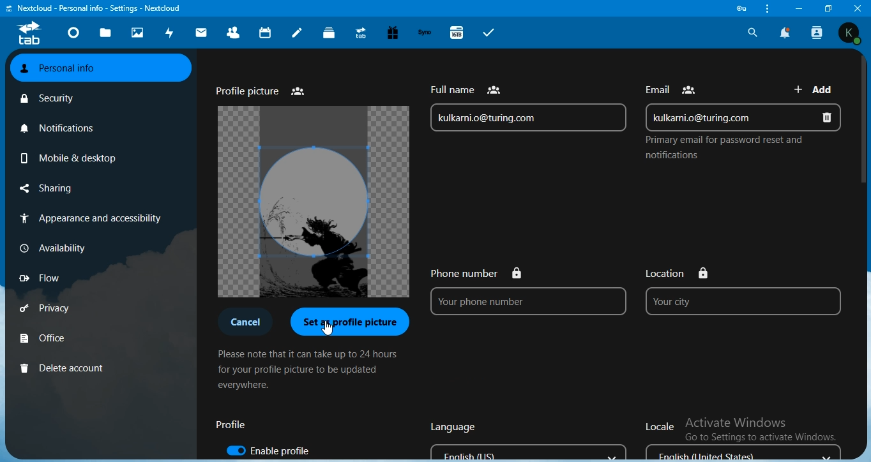 This screenshot has width=871, height=462. Describe the element at coordinates (745, 288) in the screenshot. I see `location` at that location.